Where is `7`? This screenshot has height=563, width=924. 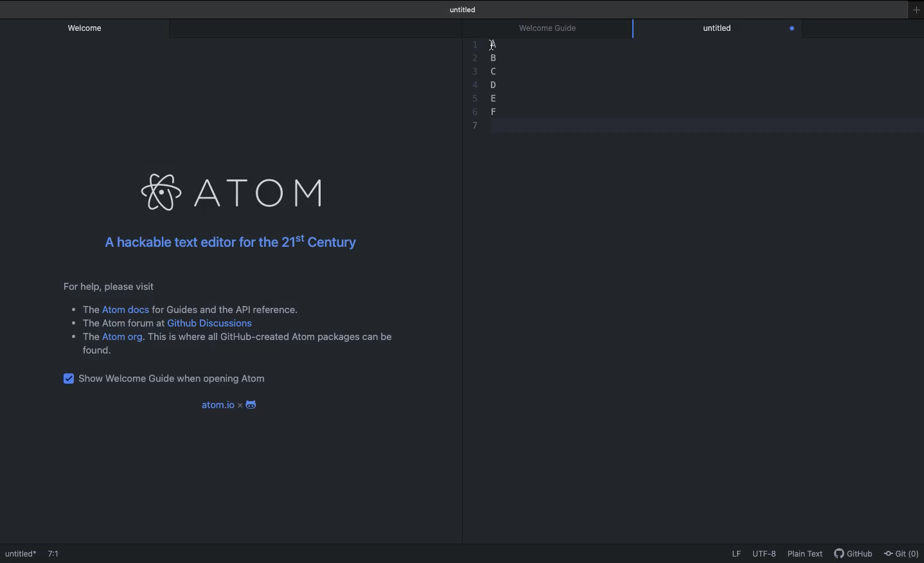
7 is located at coordinates (474, 126).